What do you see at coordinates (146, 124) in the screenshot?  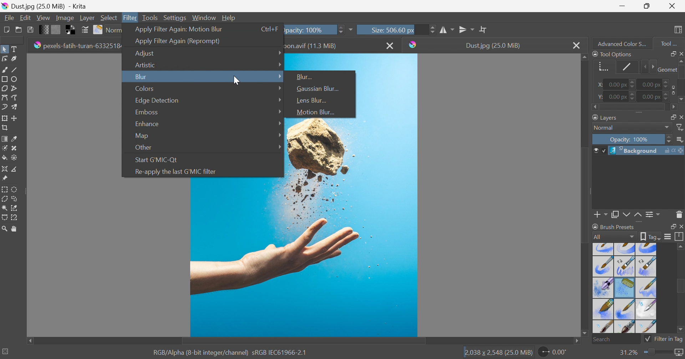 I see `Enhance` at bounding box center [146, 124].